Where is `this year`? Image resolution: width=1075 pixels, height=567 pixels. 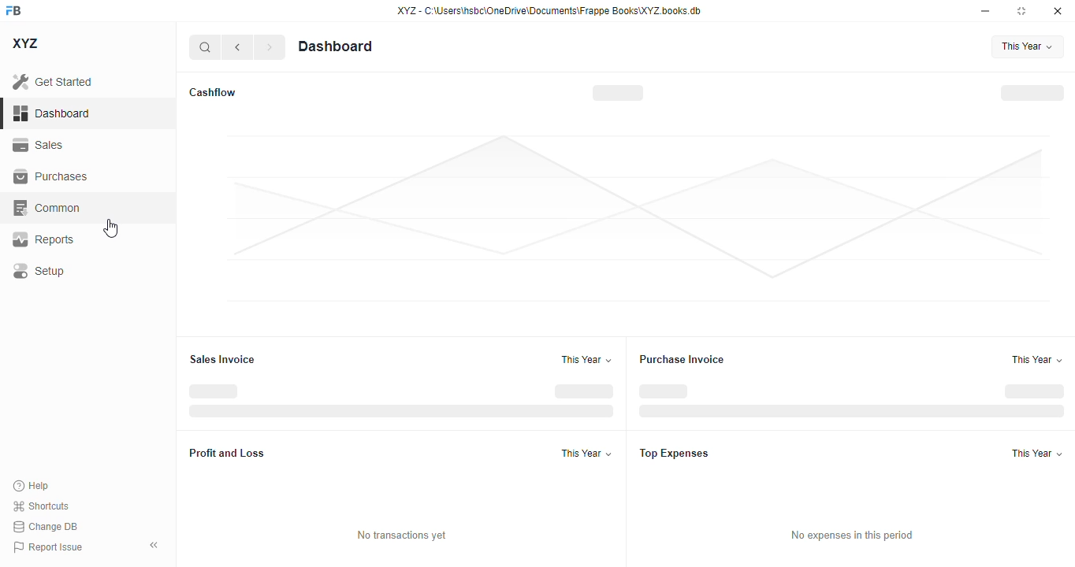 this year is located at coordinates (586, 453).